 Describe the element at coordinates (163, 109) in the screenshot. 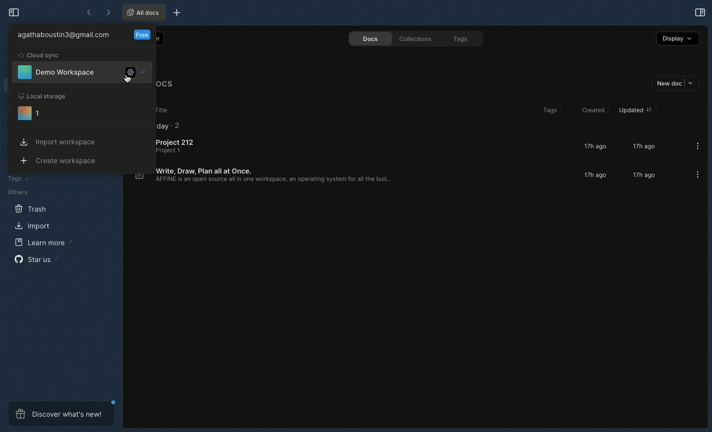

I see `Title` at that location.